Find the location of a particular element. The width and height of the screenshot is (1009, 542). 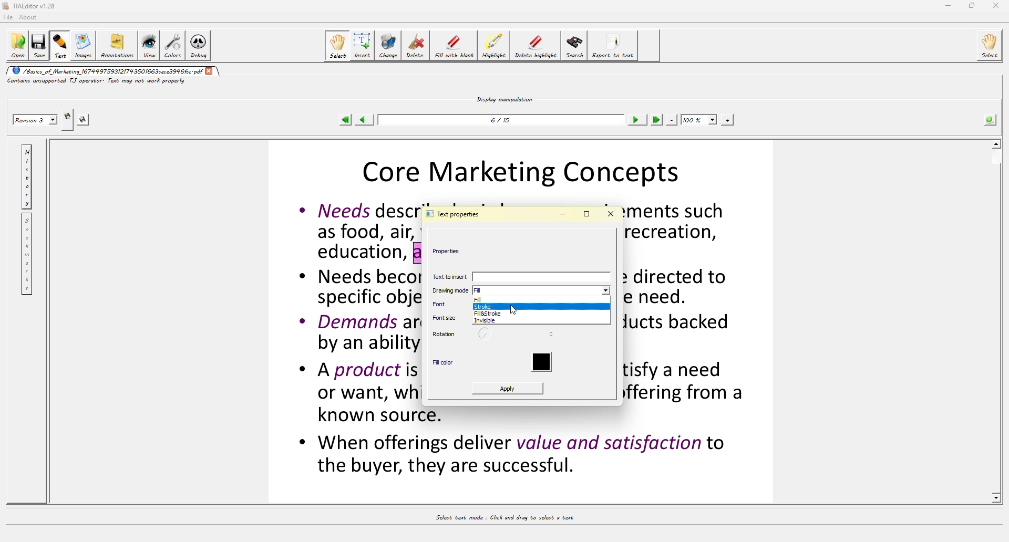

select is located at coordinates (338, 46).